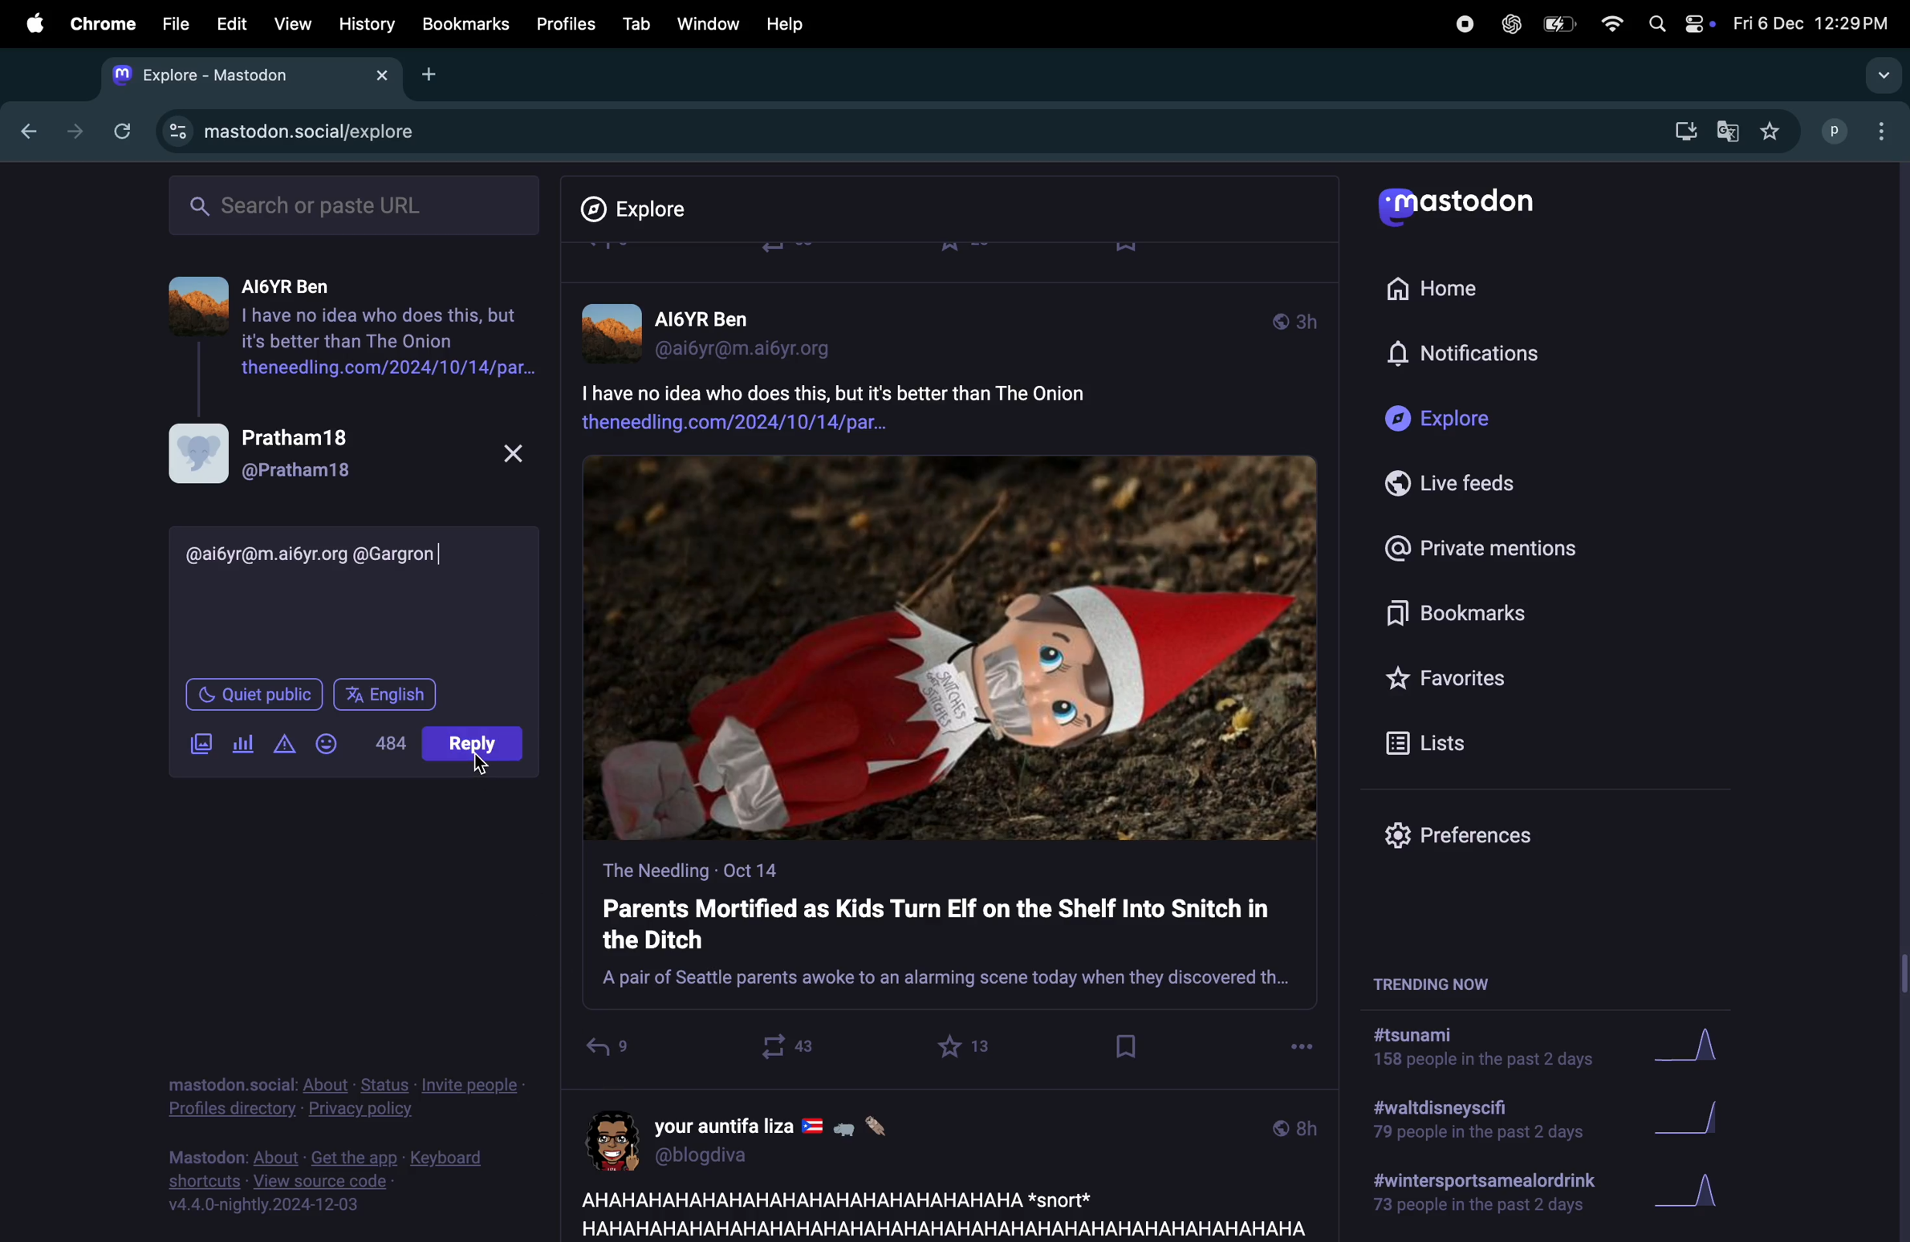 The image size is (1910, 1242). I want to click on Live feeds, so click(1463, 484).